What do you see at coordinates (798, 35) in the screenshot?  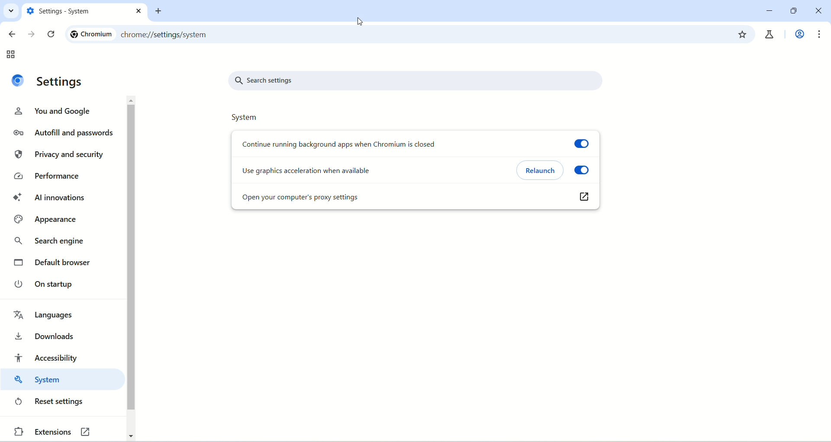 I see `work` at bounding box center [798, 35].